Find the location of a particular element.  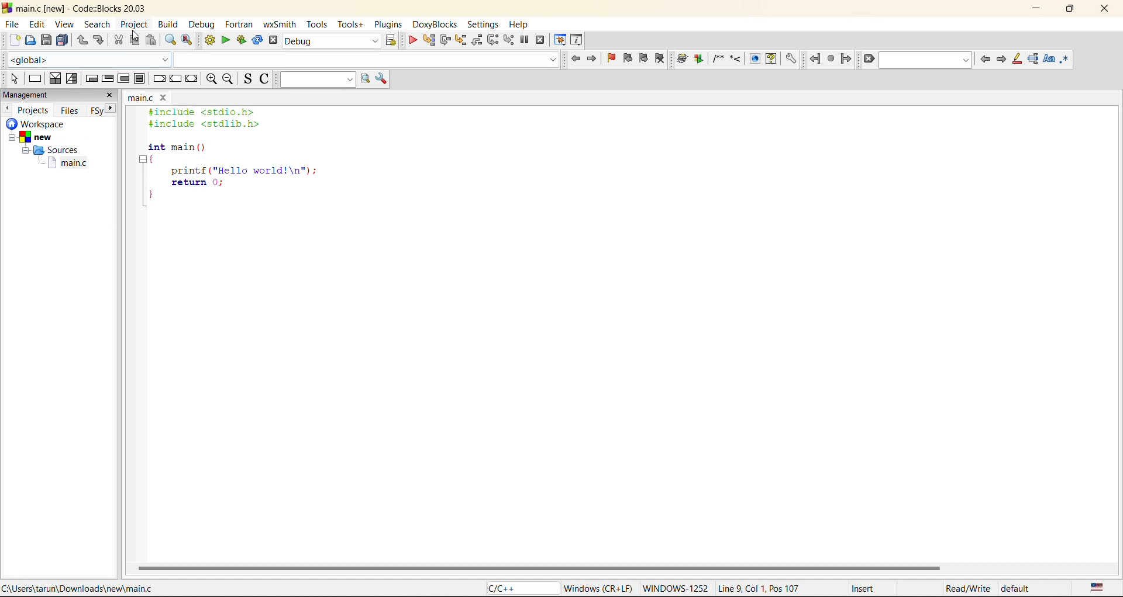

C:\Users\tarun\Downloads\new\main.c is located at coordinates (82, 588).